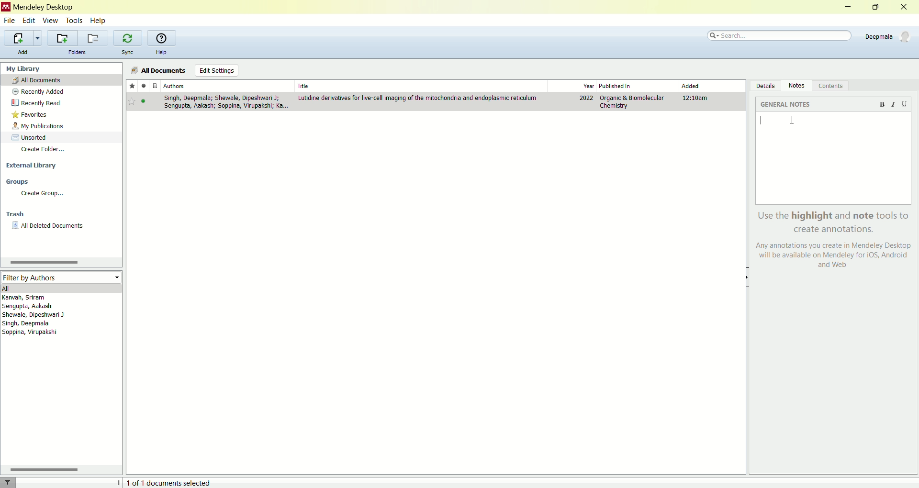 The image size is (919, 488). Describe the element at coordinates (24, 37) in the screenshot. I see `import additional documents to the current collection` at that location.